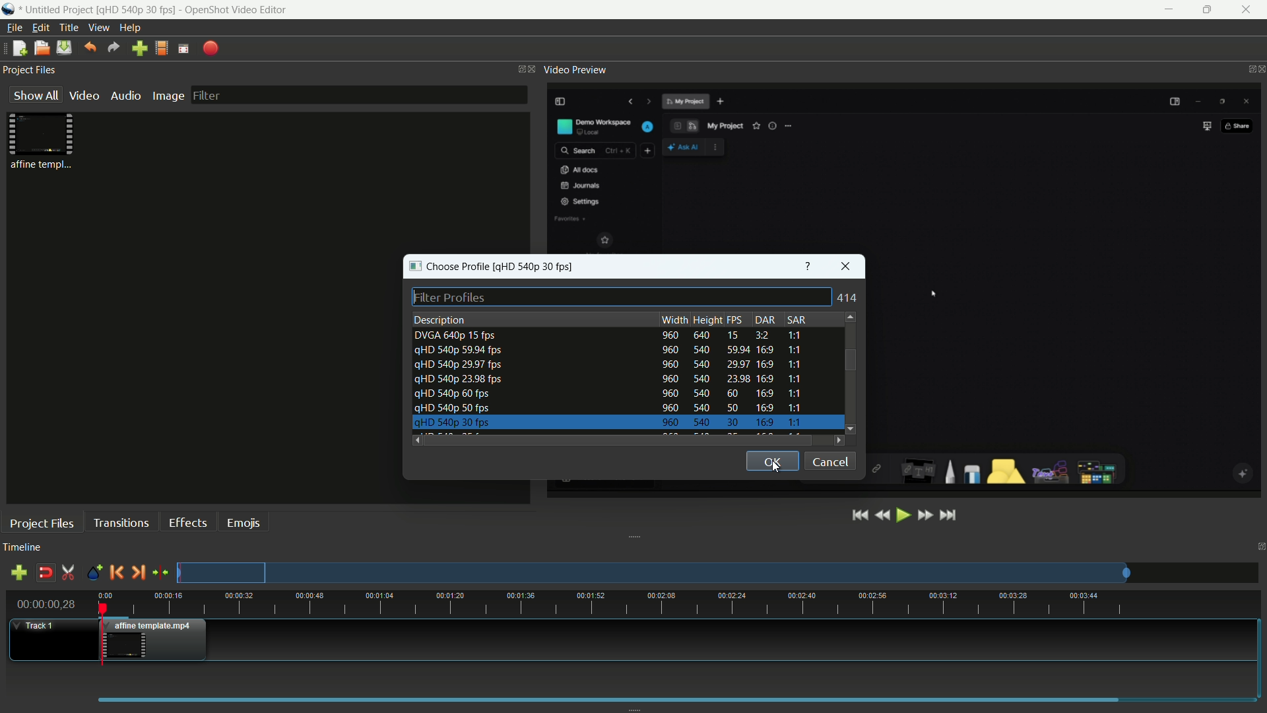 Image resolution: width=1267 pixels, height=713 pixels. What do you see at coordinates (94, 574) in the screenshot?
I see `create marker` at bounding box center [94, 574].